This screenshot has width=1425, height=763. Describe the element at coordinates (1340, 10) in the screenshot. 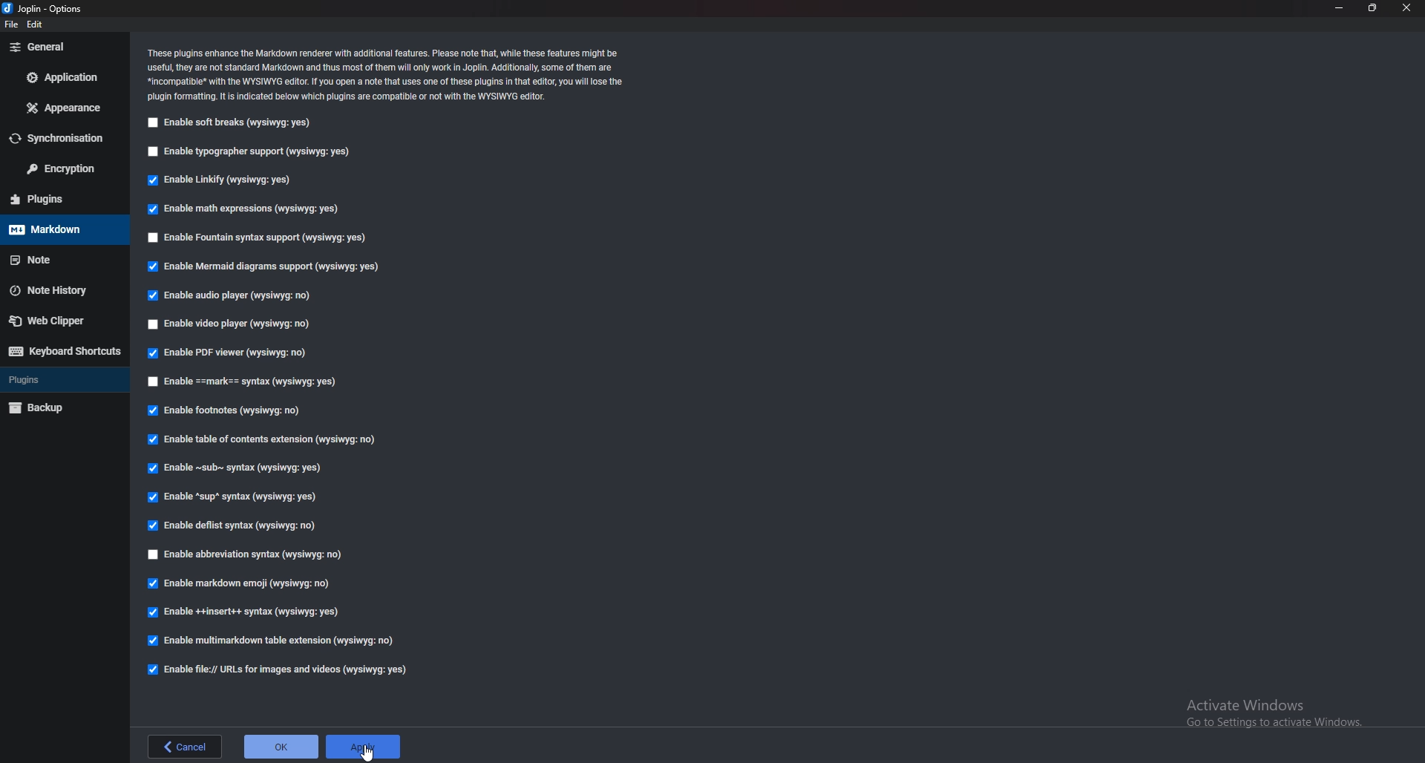

I see `Minimize` at that location.